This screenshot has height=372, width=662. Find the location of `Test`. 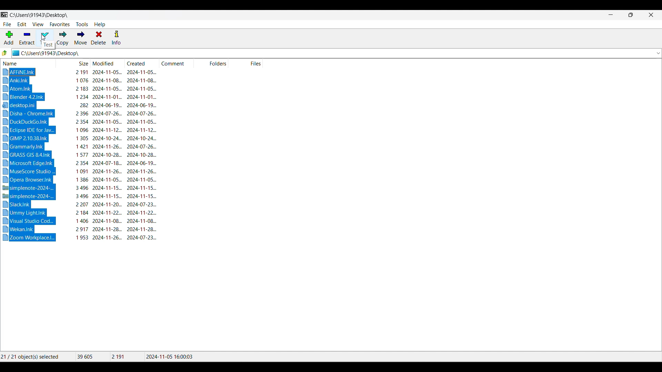

Test is located at coordinates (45, 38).